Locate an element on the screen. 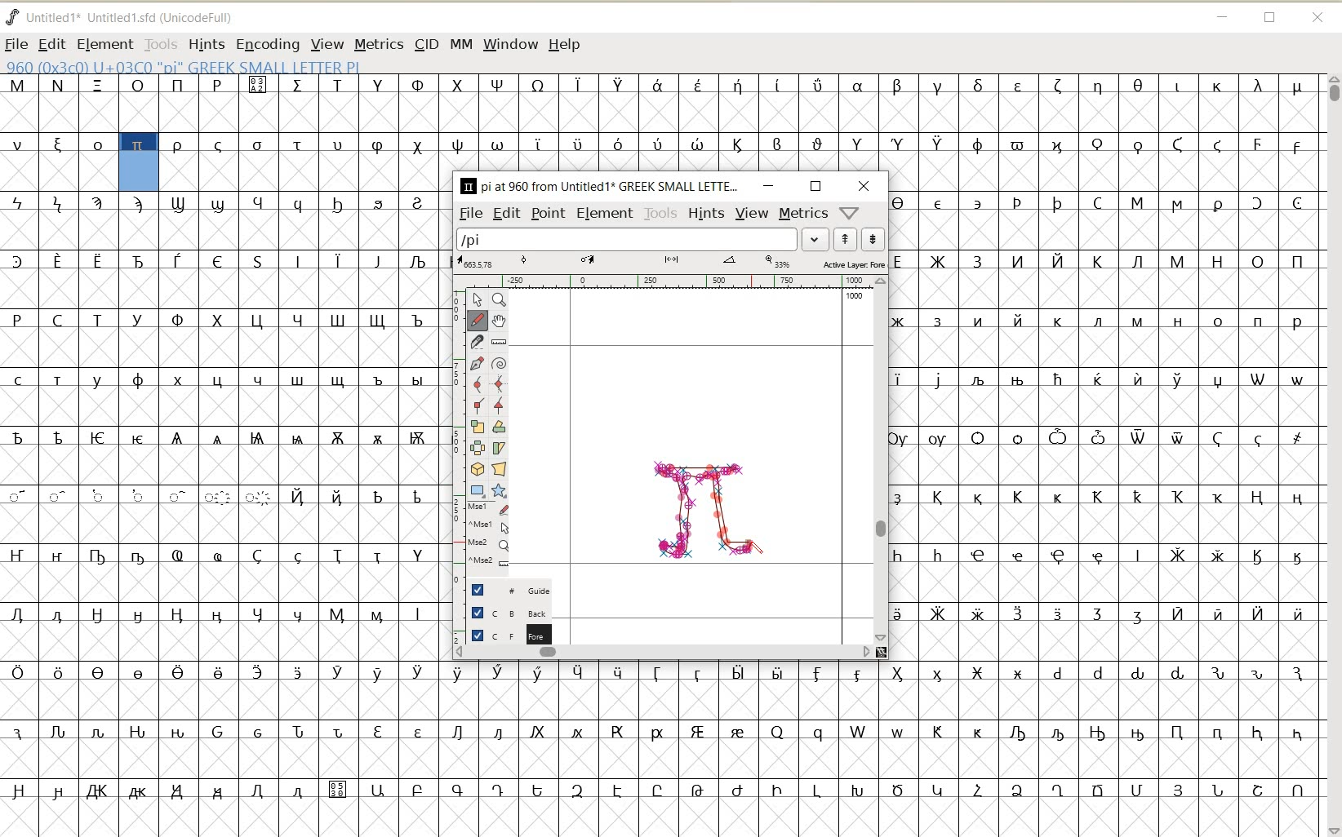 The width and height of the screenshot is (1342, 837). Add a corner point is located at coordinates (500, 406).